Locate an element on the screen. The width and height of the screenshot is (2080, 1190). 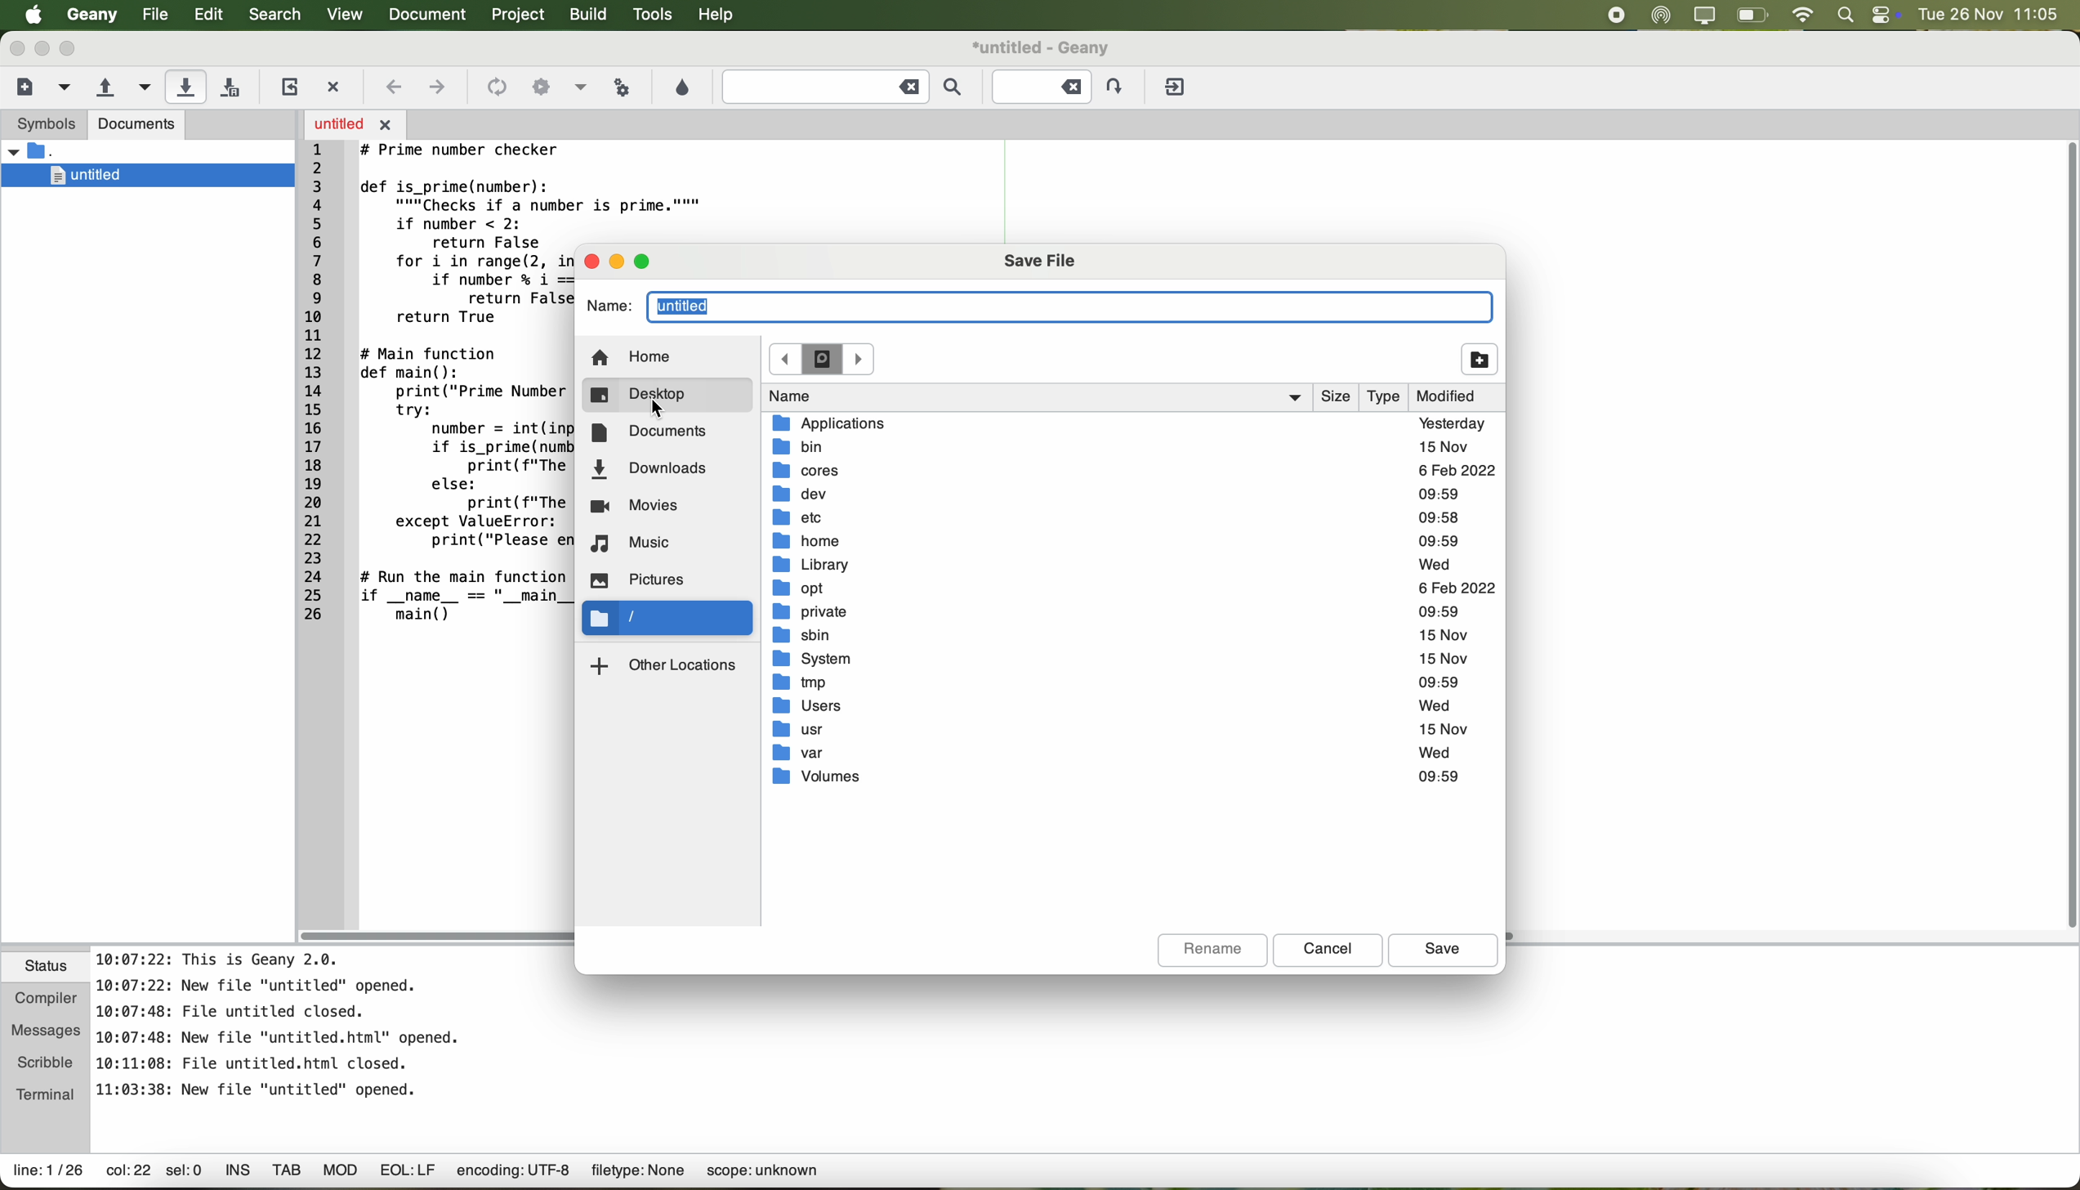
find the entered text in the current file is located at coordinates (843, 88).